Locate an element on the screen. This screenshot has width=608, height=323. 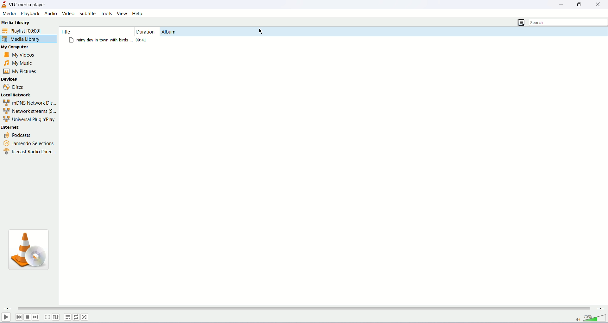
play is located at coordinates (6, 318).